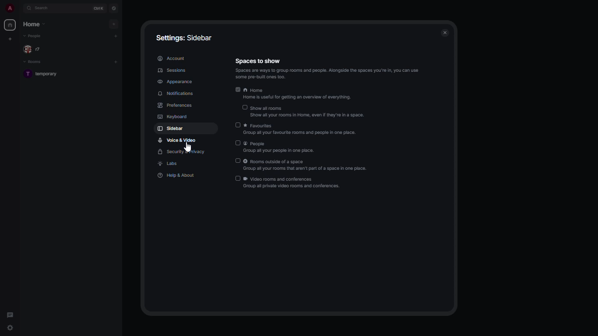 The width and height of the screenshot is (598, 336). I want to click on security & privacy, so click(183, 152).